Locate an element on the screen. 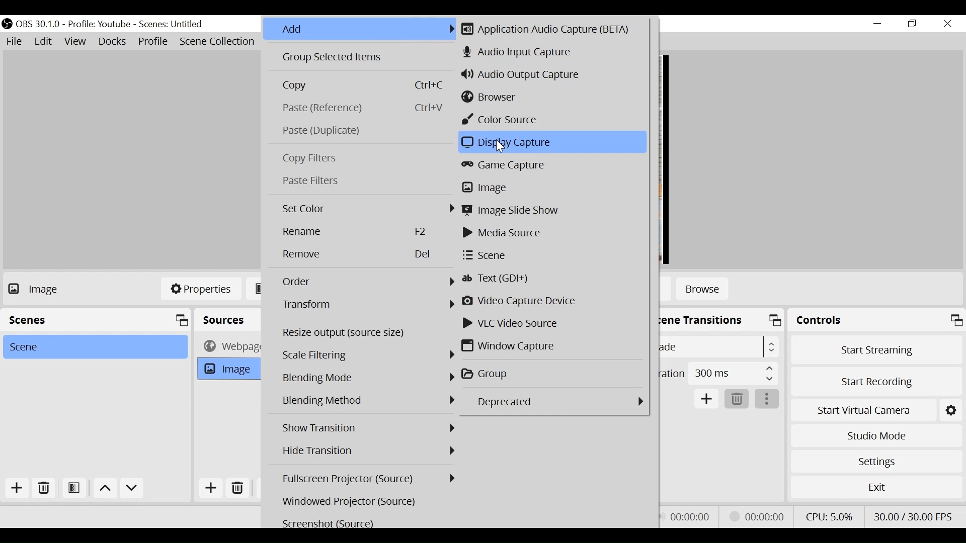 The image size is (966, 543). Screenshot is located at coordinates (367, 522).